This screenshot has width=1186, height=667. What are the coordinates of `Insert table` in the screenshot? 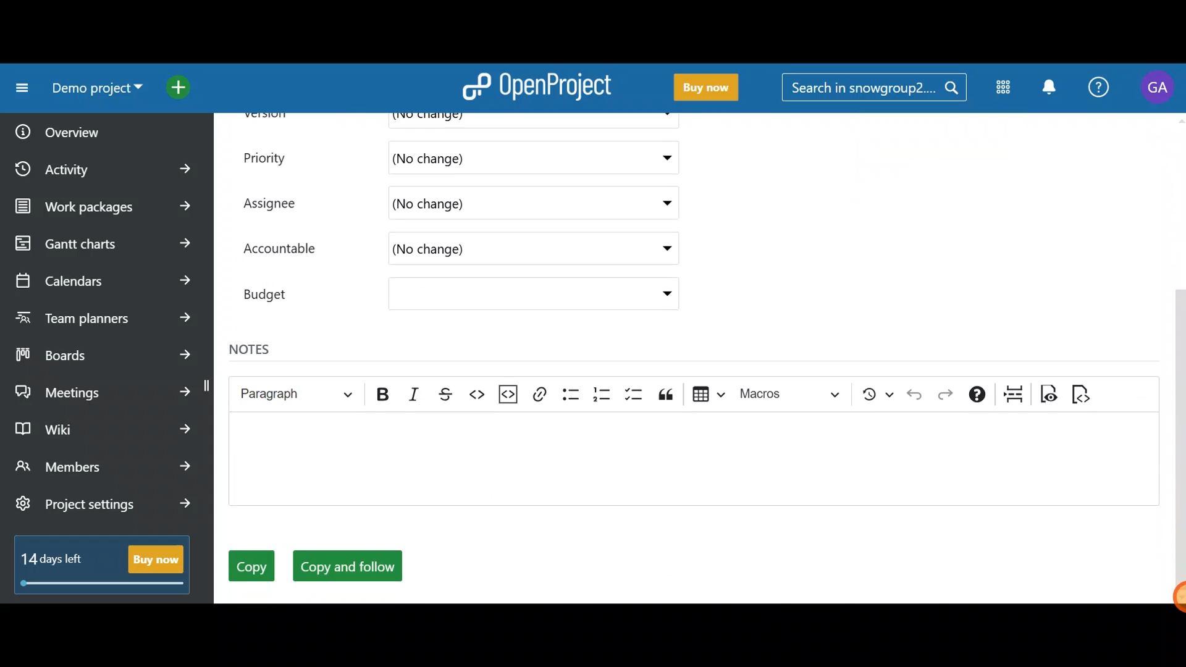 It's located at (707, 393).